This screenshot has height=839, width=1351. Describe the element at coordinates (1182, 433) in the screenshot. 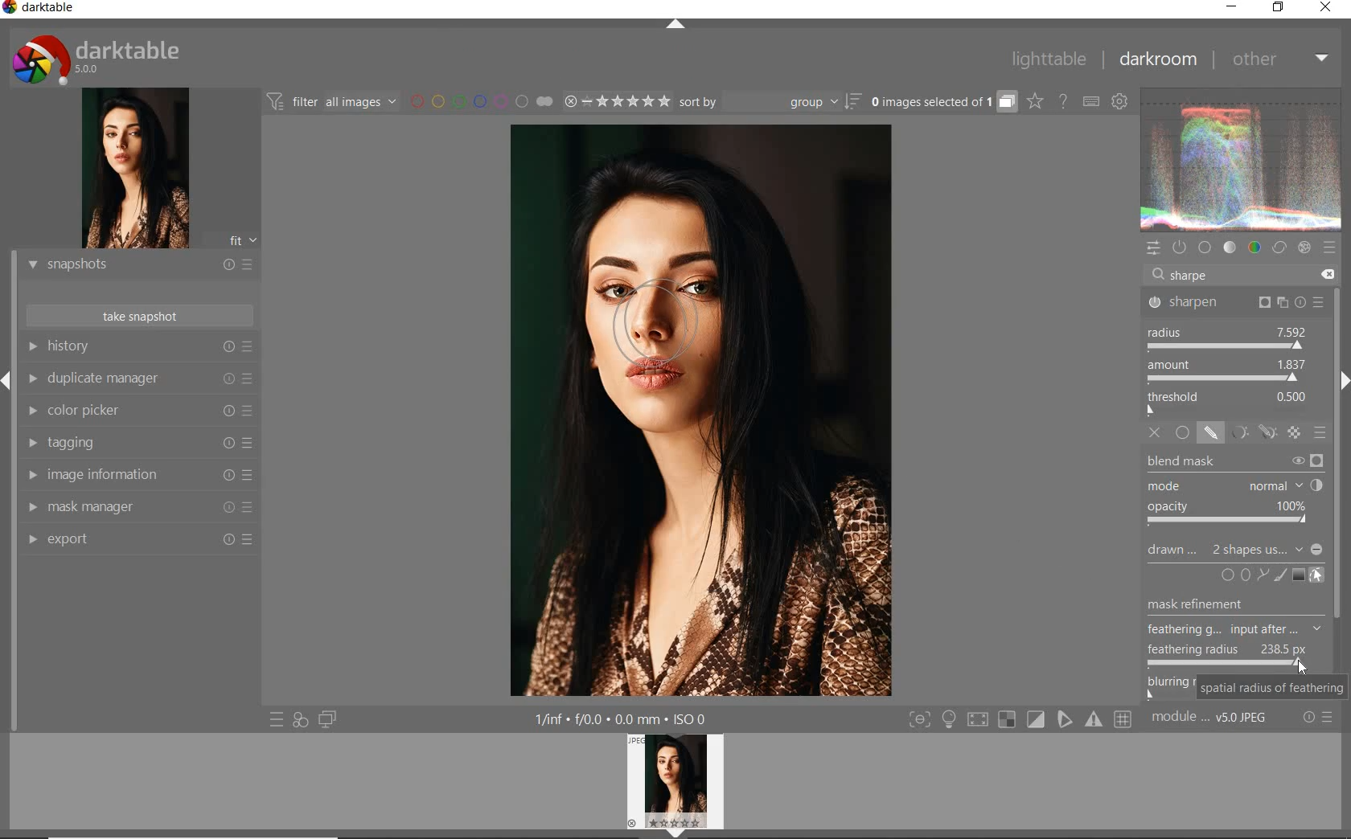

I see `UNIFORMLY` at that location.